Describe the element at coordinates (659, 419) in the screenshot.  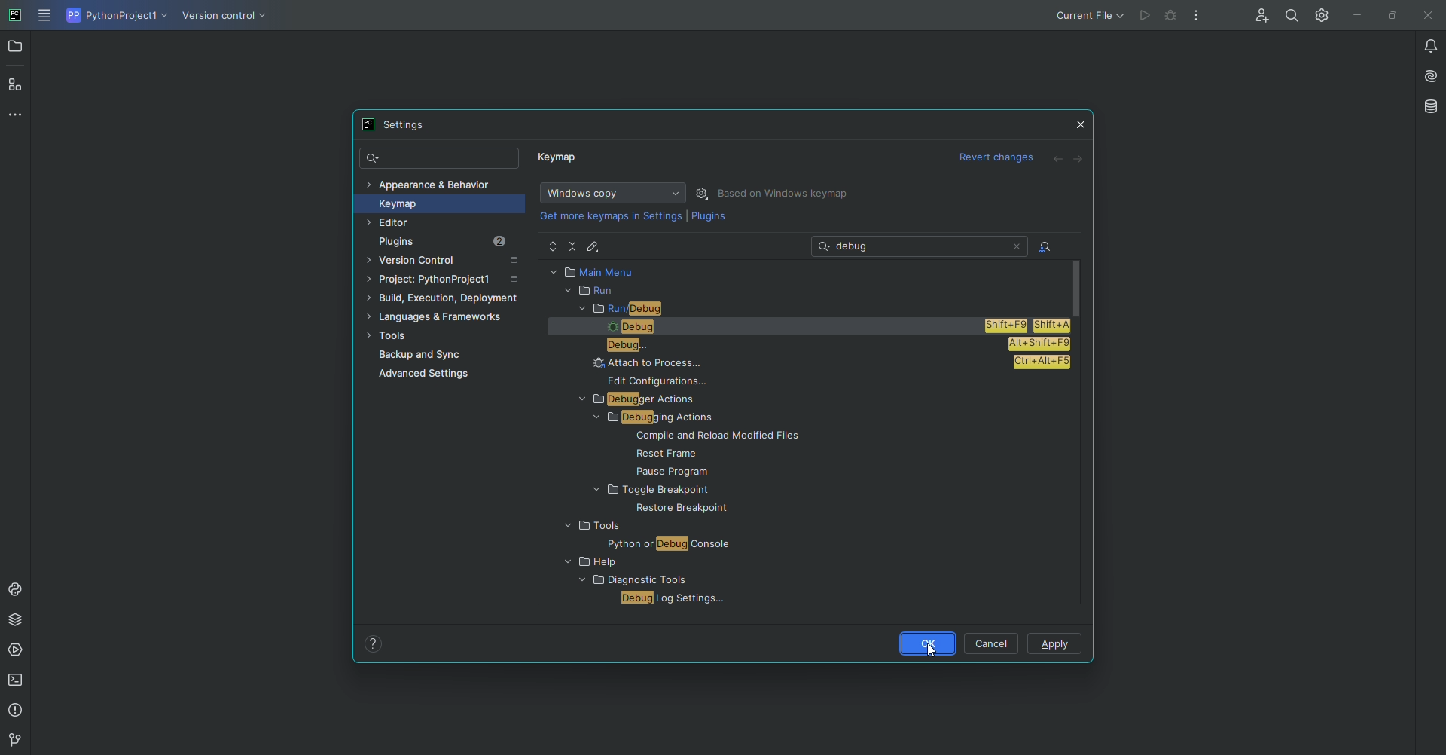
I see `DEBUGGING ACTIONS` at that location.